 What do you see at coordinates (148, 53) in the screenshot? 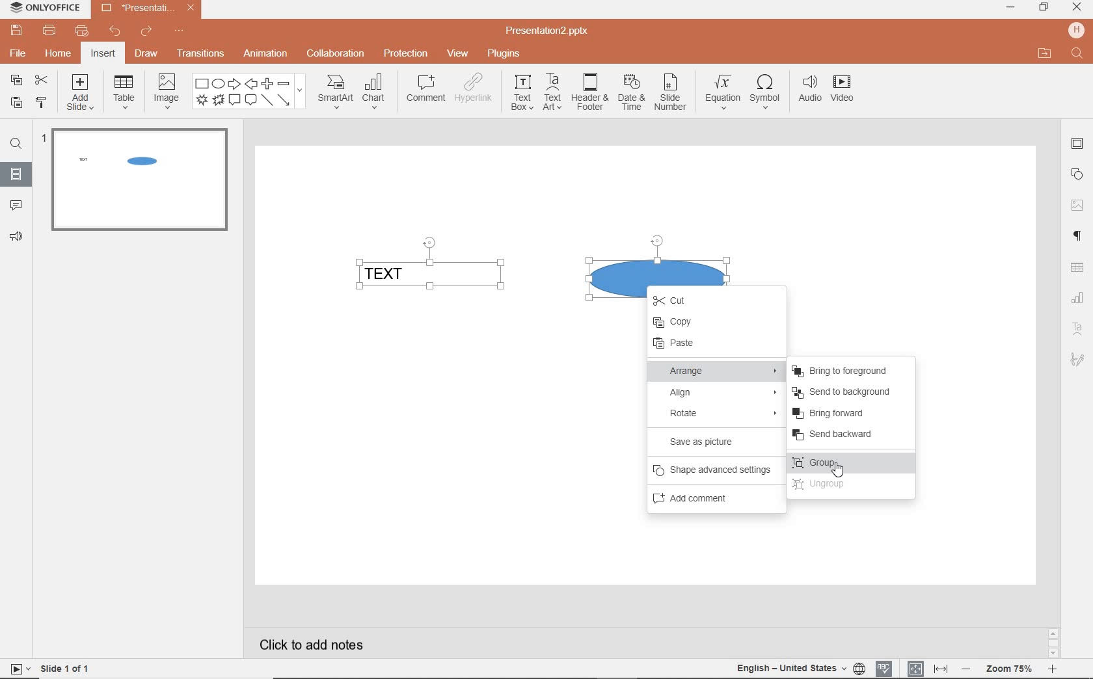
I see `draw` at bounding box center [148, 53].